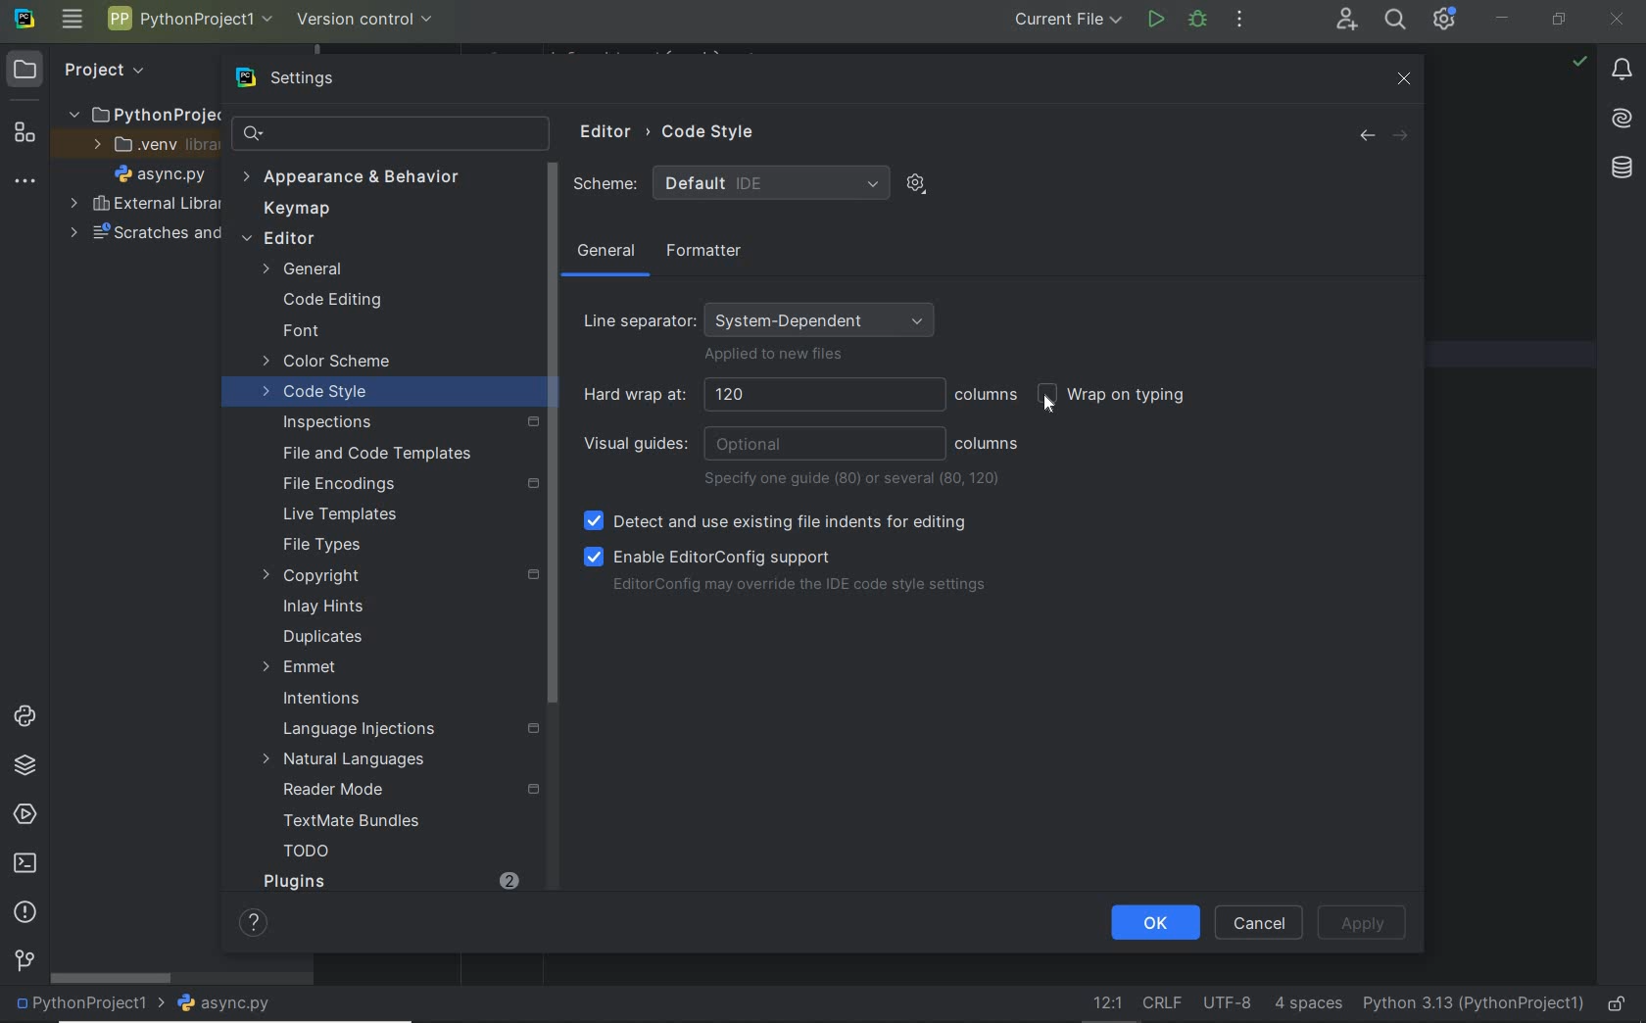  Describe the element at coordinates (149, 148) in the screenshot. I see `.venv` at that location.